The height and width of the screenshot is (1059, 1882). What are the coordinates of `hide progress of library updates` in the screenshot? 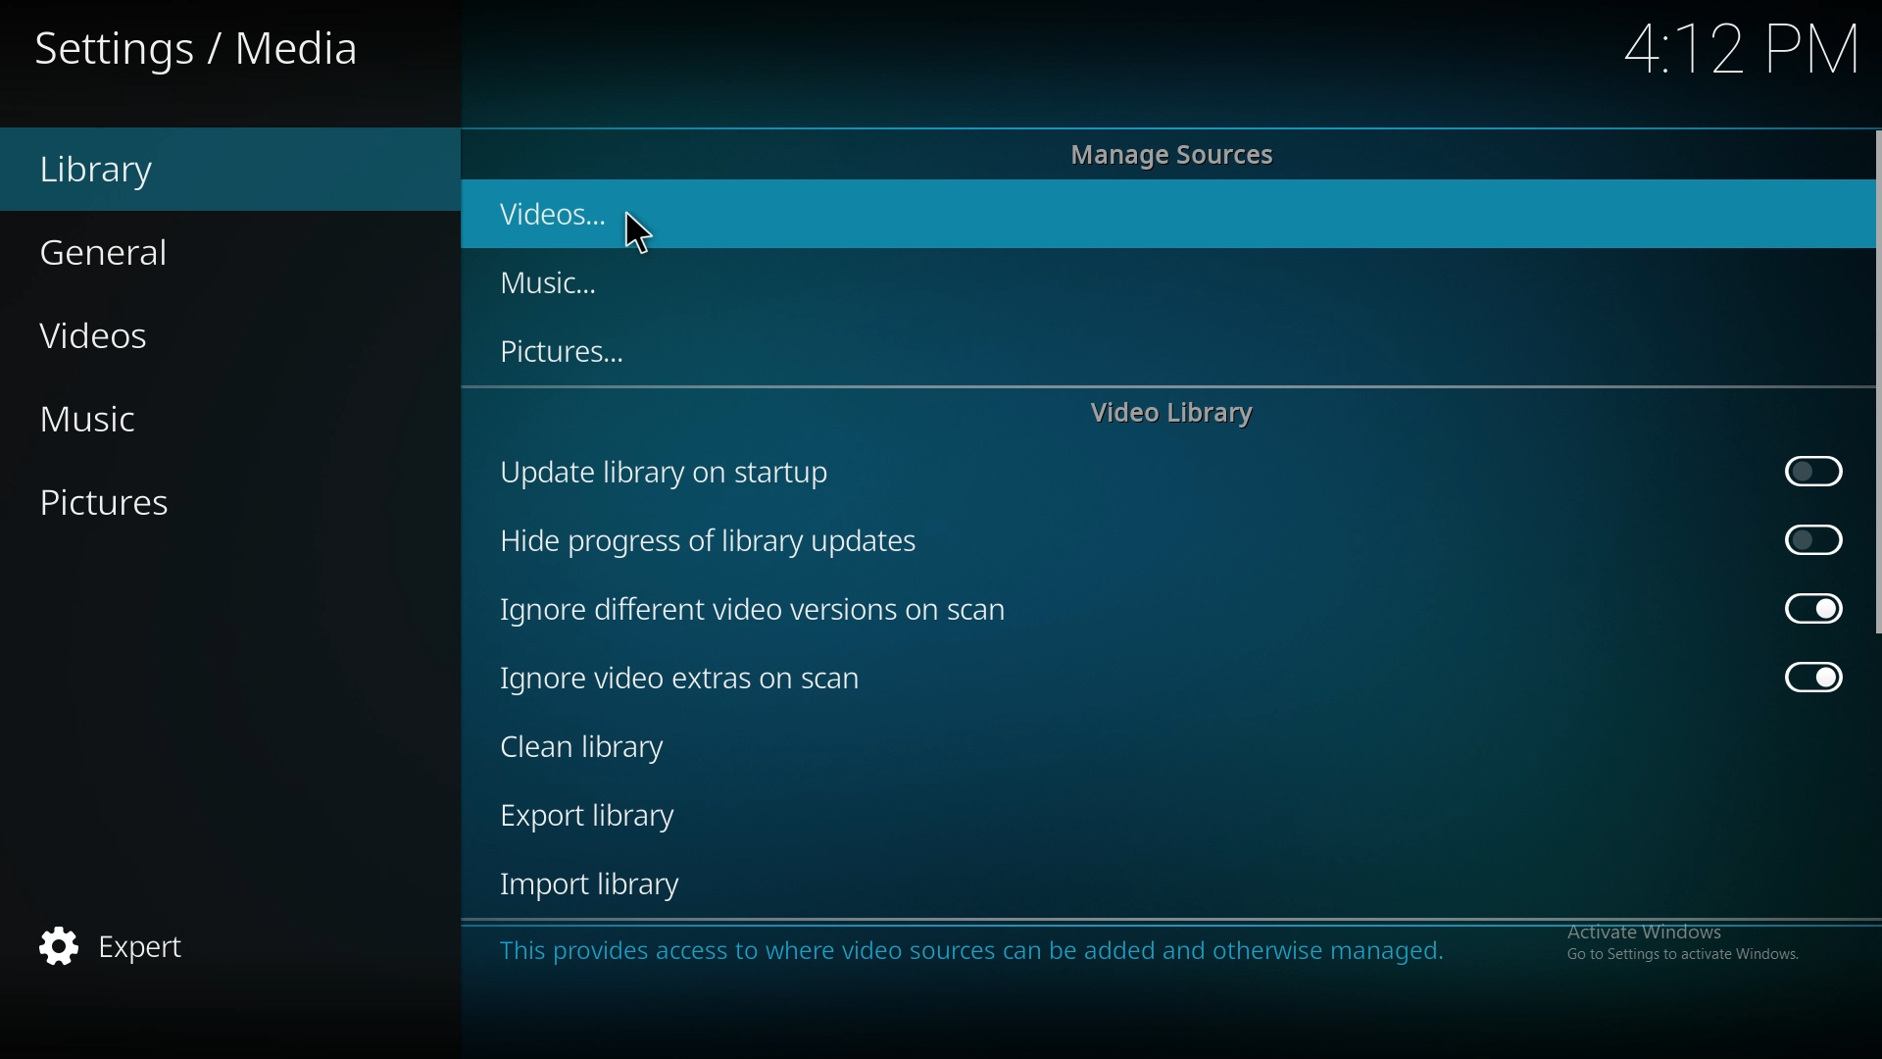 It's located at (721, 538).